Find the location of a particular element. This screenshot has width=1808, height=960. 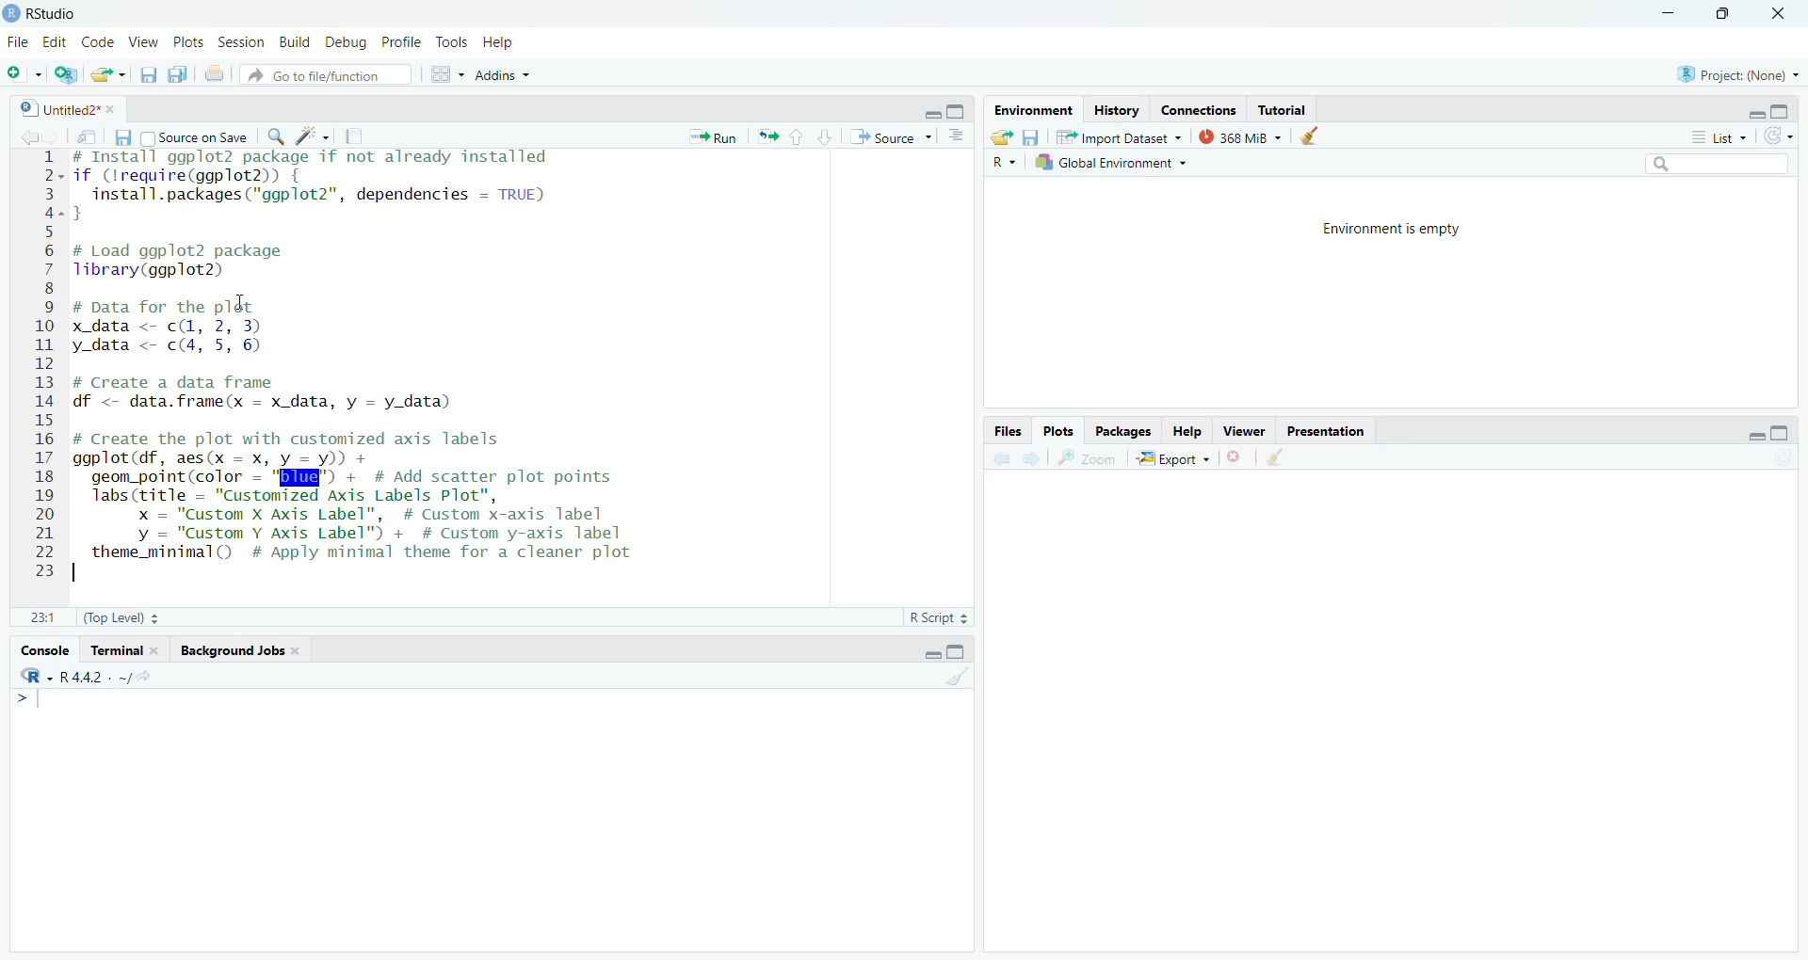

Help is located at coordinates (1188, 431).